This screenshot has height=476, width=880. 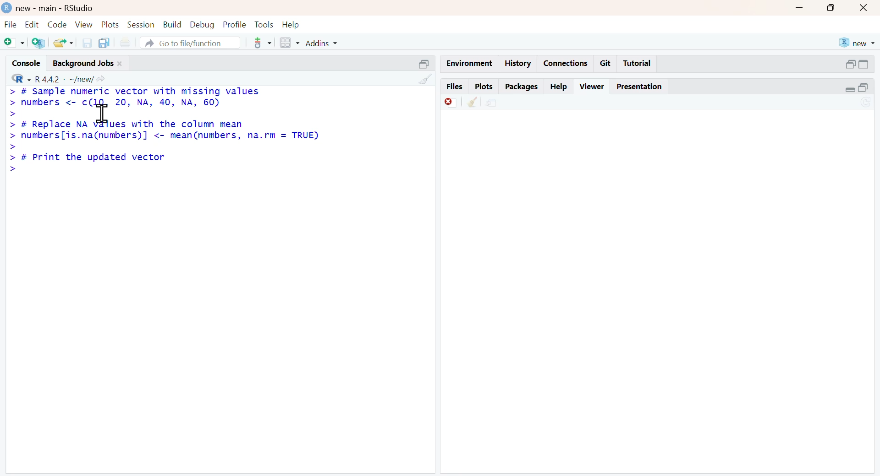 I want to click on session, so click(x=142, y=25).